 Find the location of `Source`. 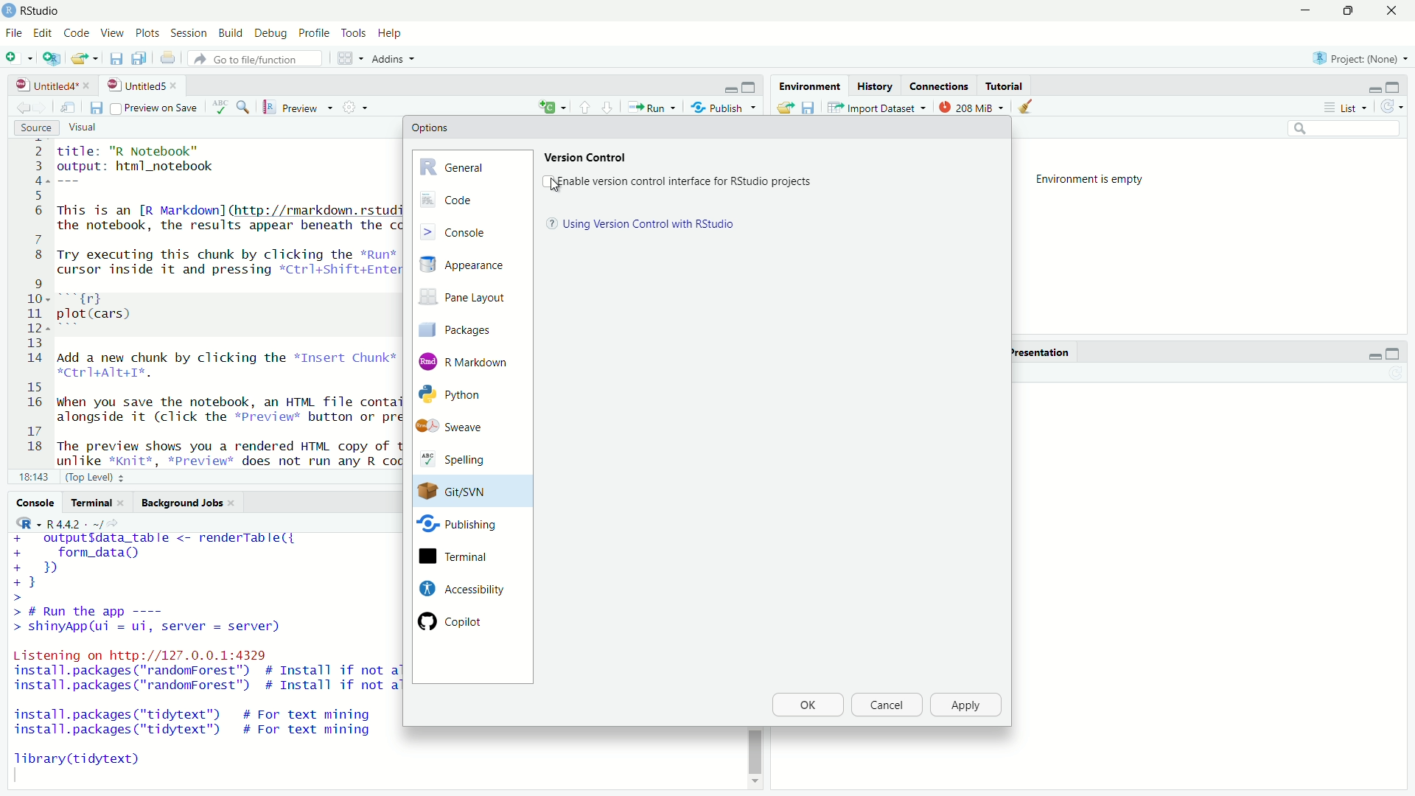

Source is located at coordinates (37, 128).